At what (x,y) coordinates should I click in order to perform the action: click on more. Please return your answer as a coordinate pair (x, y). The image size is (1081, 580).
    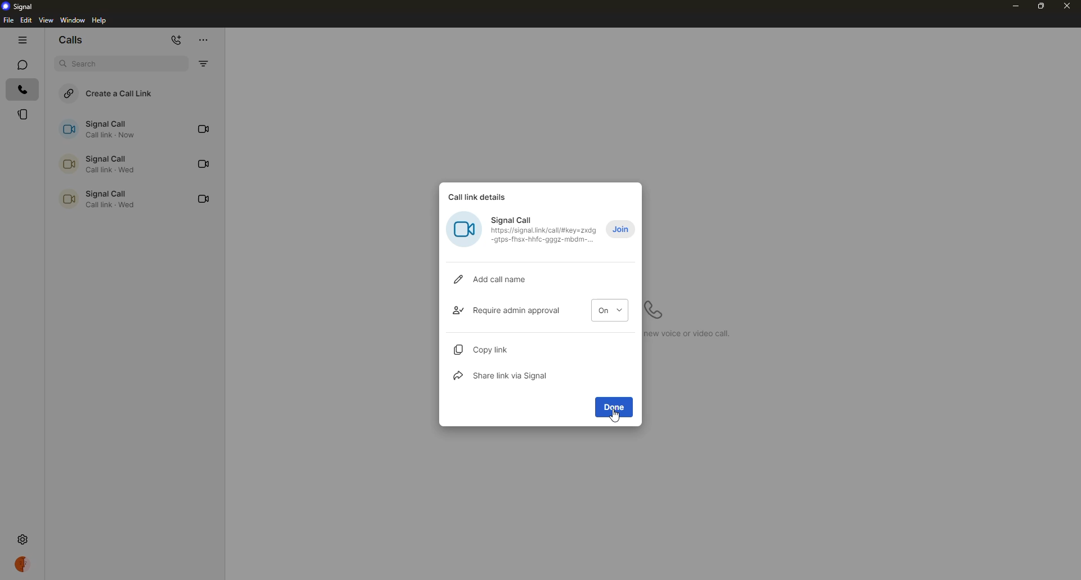
    Looking at the image, I should click on (206, 40).